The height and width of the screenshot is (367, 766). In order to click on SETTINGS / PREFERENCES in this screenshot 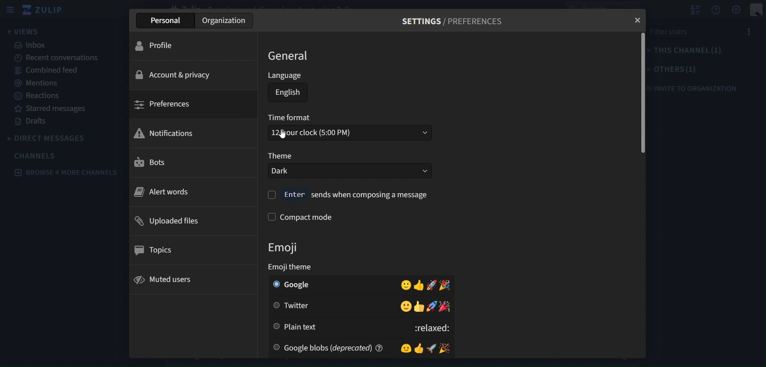, I will do `click(452, 20)`.